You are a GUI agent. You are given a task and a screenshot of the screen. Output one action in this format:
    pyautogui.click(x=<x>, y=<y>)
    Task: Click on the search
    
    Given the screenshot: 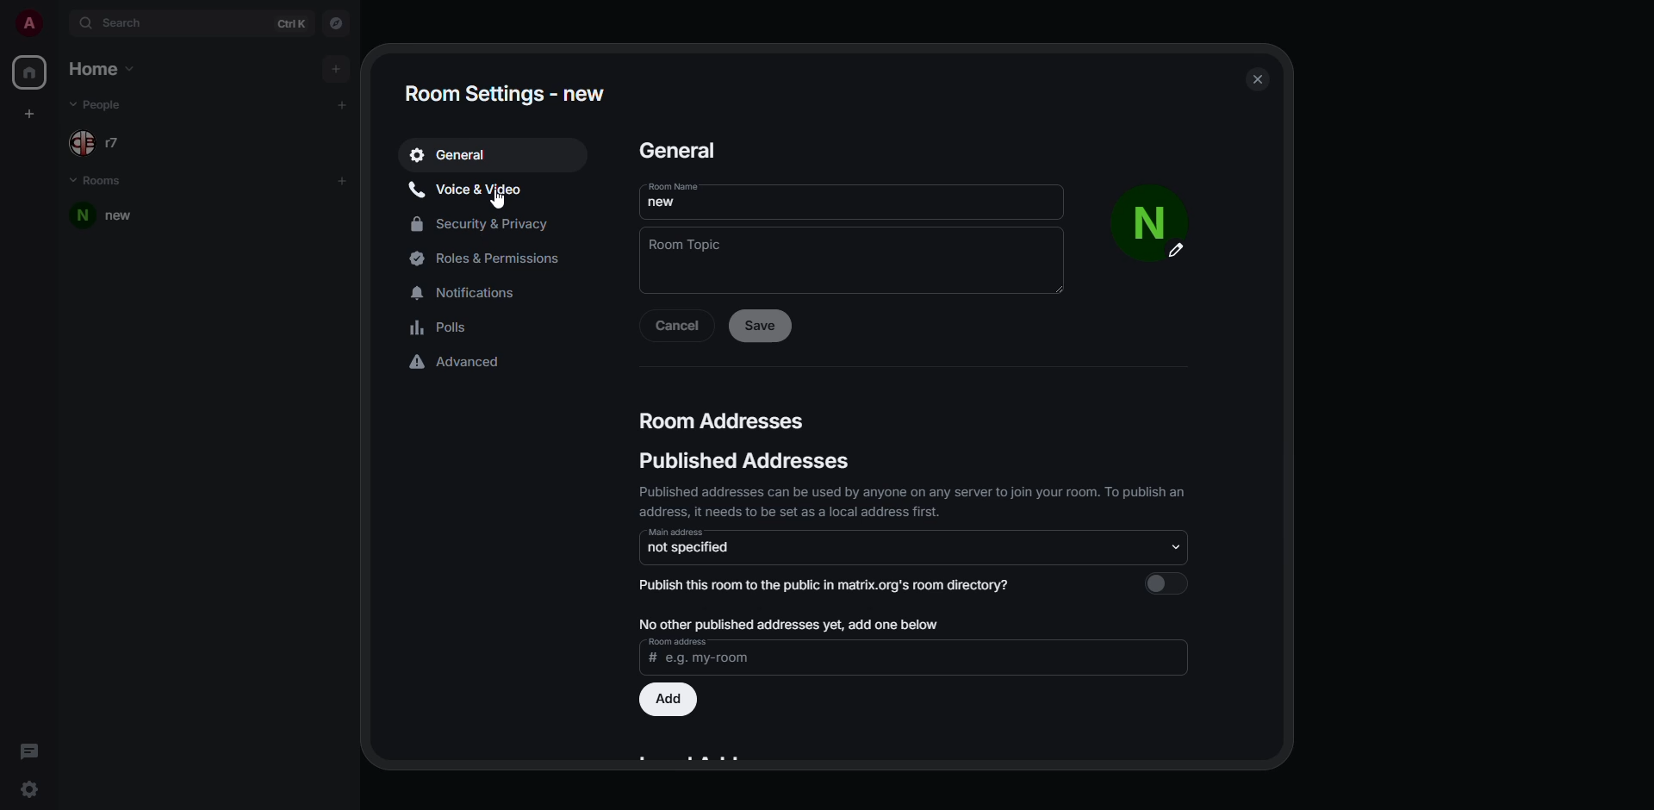 What is the action you would take?
    pyautogui.click(x=117, y=22)
    